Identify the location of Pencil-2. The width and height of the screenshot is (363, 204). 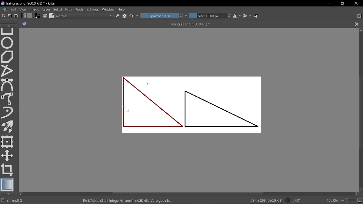
(21, 201).